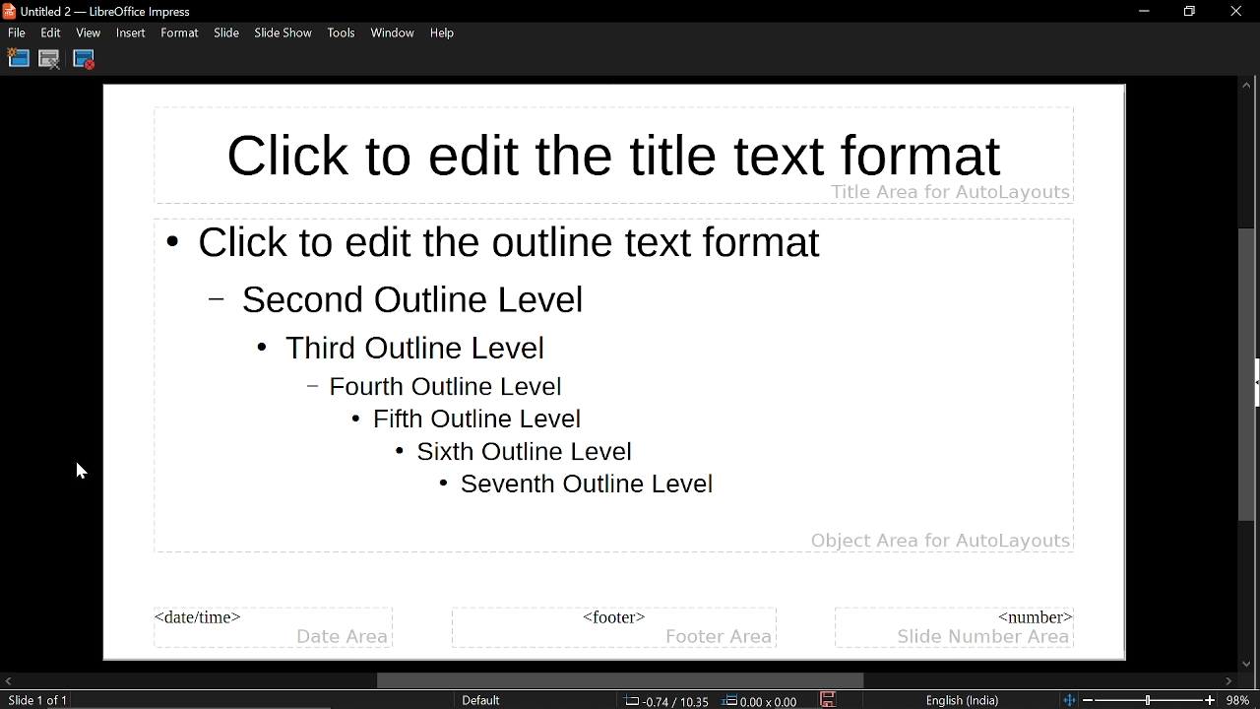  What do you see at coordinates (342, 34) in the screenshot?
I see `Tools` at bounding box center [342, 34].